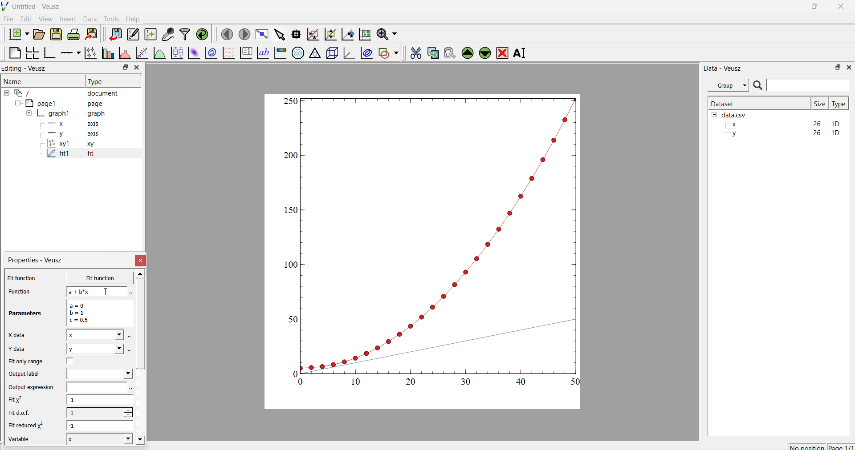  I want to click on Untitled - Veusz, so click(33, 6).